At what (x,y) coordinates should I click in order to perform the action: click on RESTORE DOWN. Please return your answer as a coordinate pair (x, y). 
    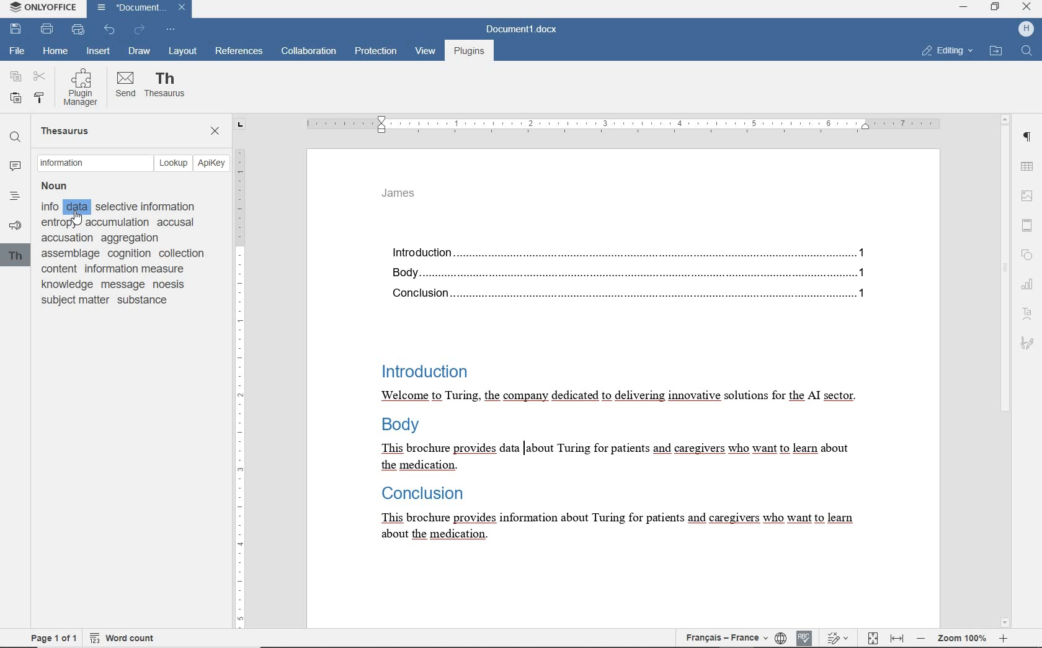
    Looking at the image, I should click on (996, 7).